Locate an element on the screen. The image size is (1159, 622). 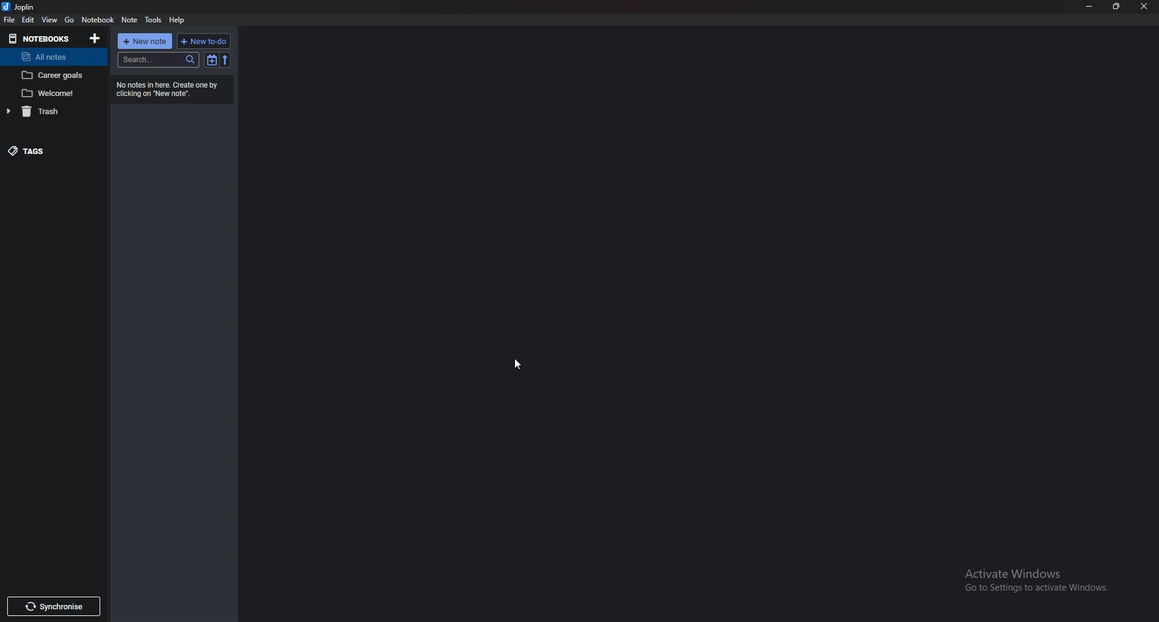
go is located at coordinates (68, 20).